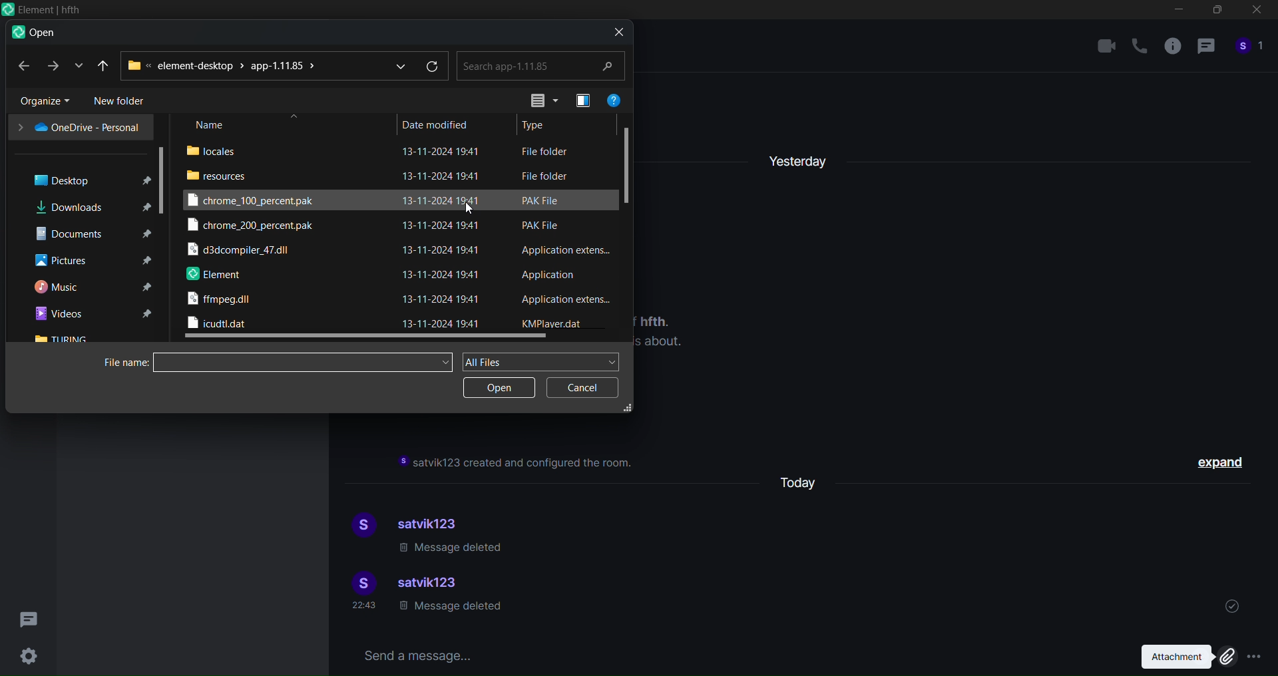 The width and height of the screenshot is (1278, 676). I want to click on time, so click(365, 605).